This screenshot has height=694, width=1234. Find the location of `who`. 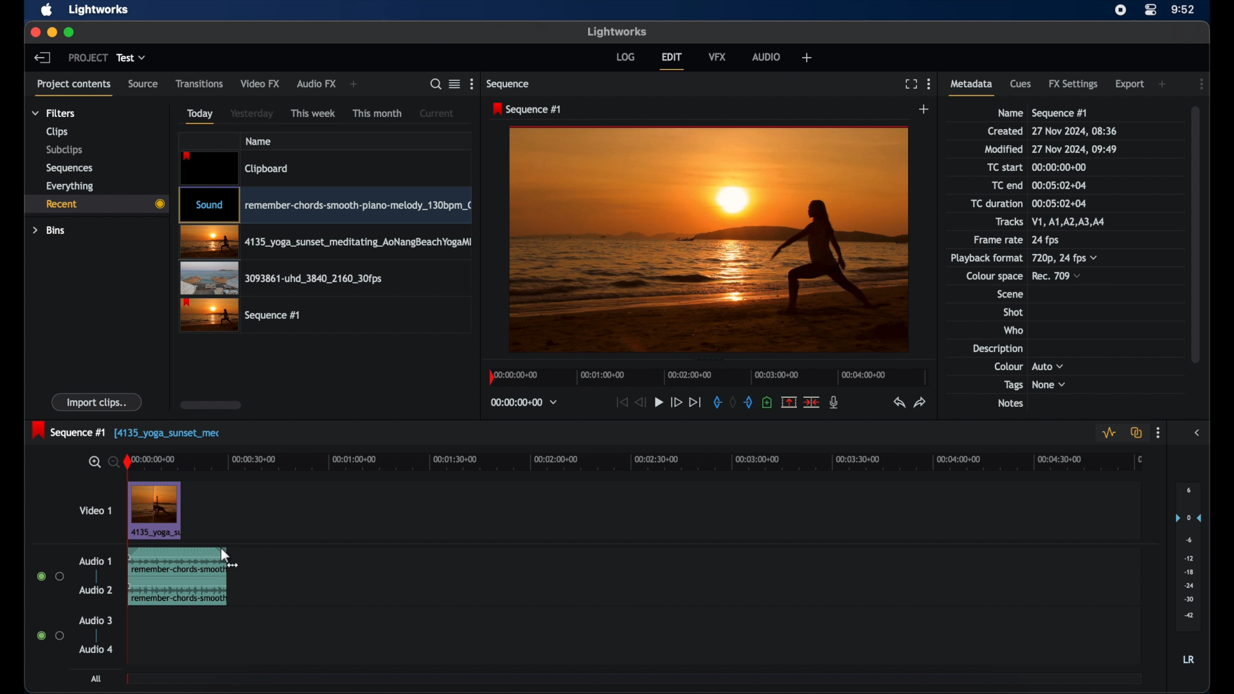

who is located at coordinates (1014, 330).